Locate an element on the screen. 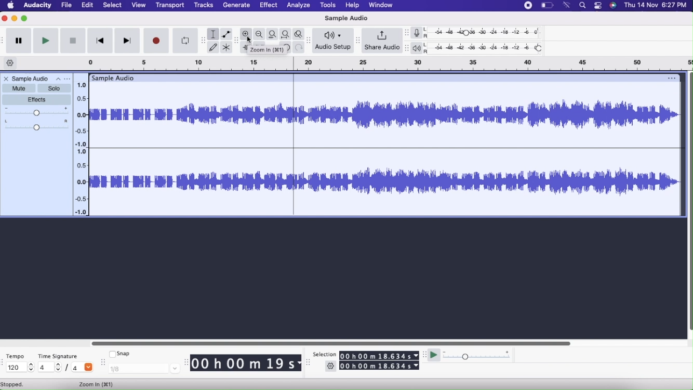  resize is located at coordinates (102, 363).